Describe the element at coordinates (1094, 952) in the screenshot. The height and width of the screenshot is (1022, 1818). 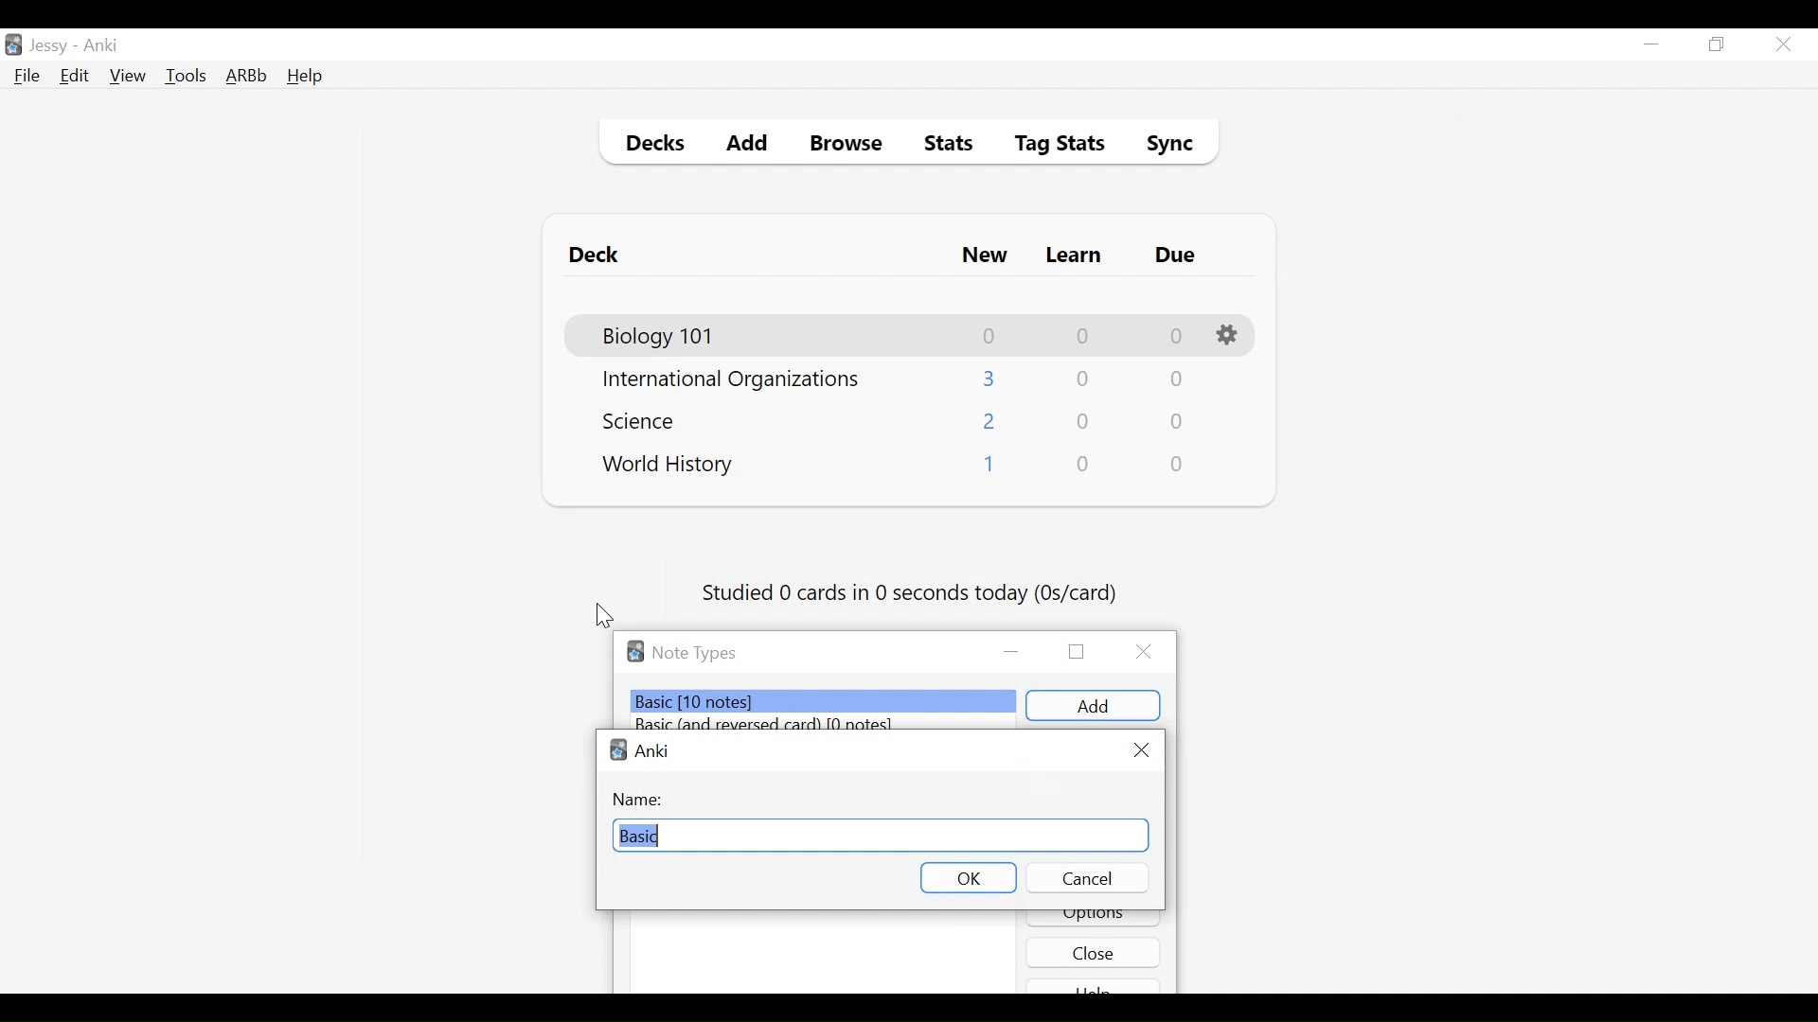
I see `Close` at that location.